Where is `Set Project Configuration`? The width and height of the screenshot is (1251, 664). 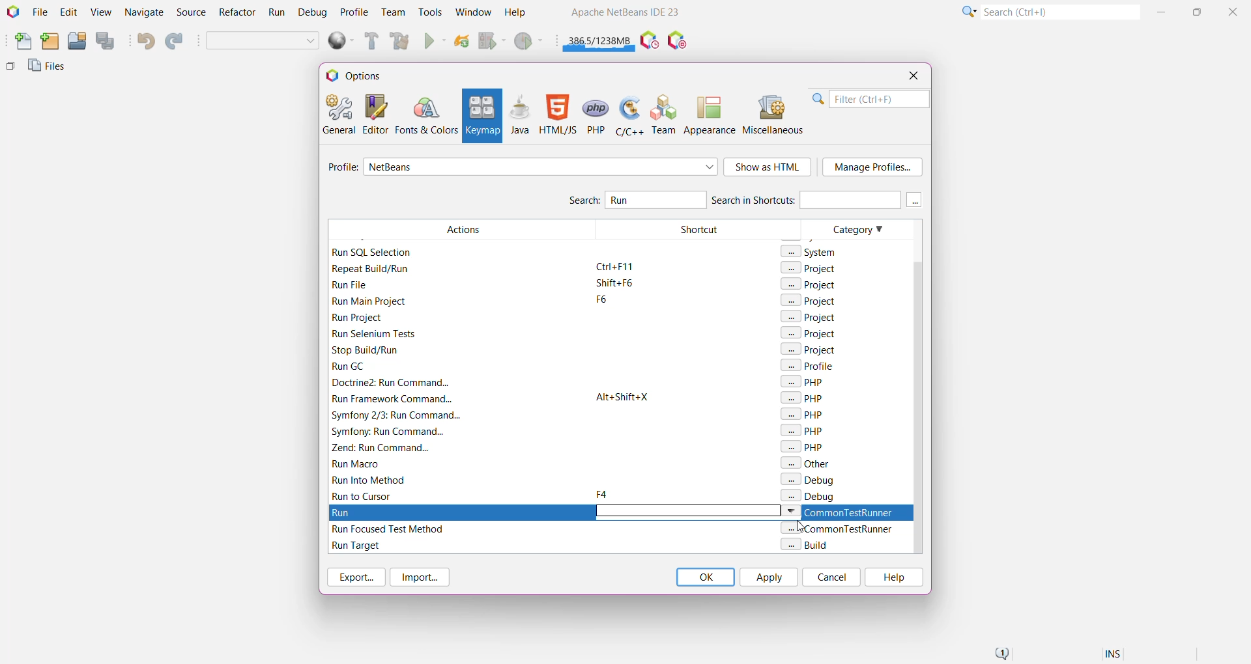
Set Project Configuration is located at coordinates (263, 42).